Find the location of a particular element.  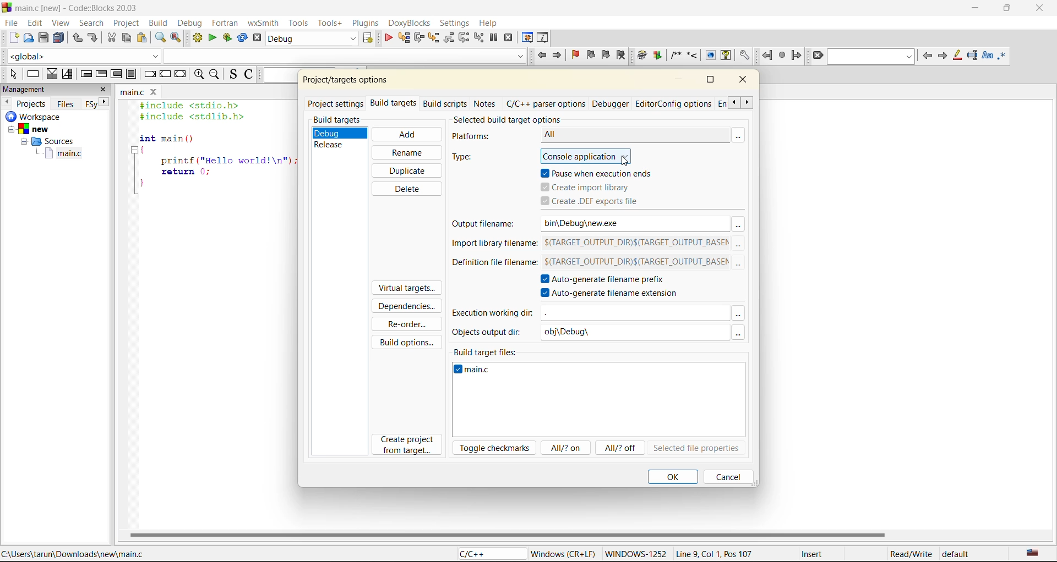

objects output dir: is located at coordinates (493, 333).